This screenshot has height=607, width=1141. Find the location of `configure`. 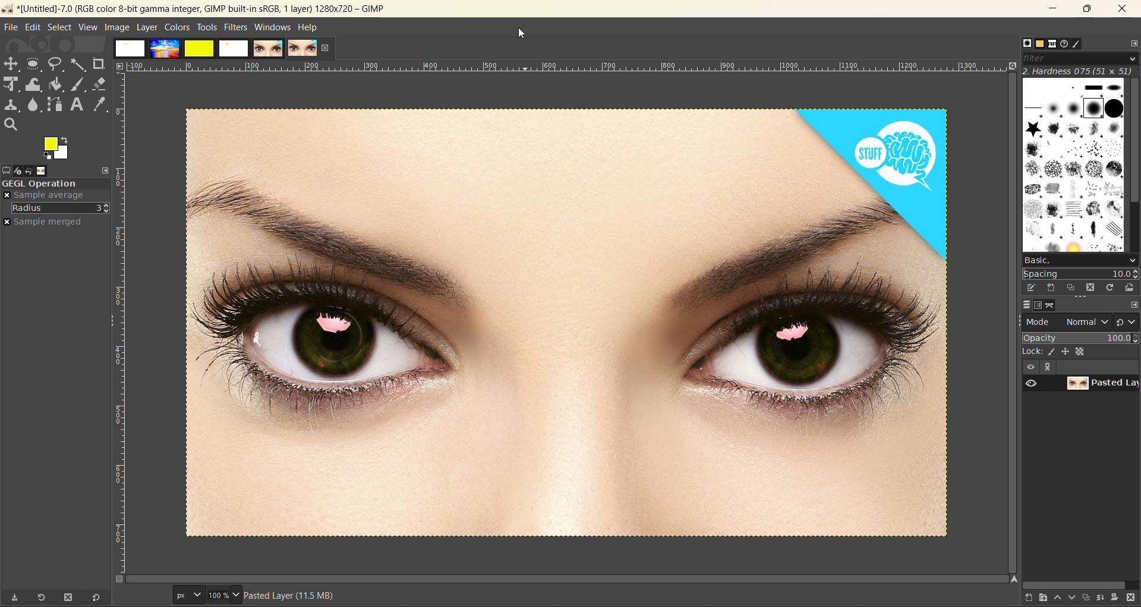

configure is located at coordinates (1134, 43).